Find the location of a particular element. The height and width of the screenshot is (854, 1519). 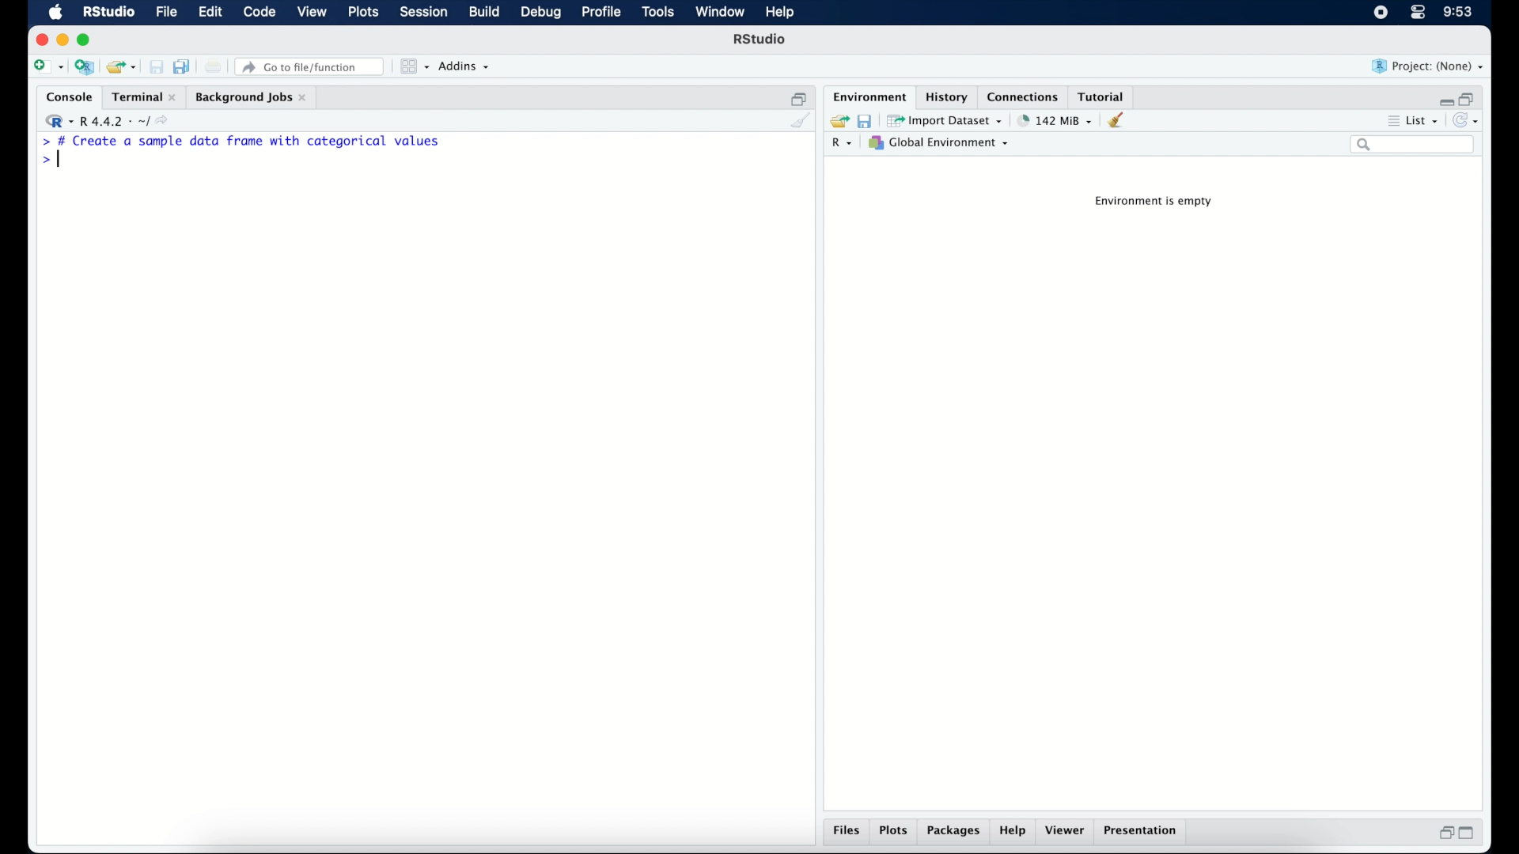

search bar is located at coordinates (1414, 146).